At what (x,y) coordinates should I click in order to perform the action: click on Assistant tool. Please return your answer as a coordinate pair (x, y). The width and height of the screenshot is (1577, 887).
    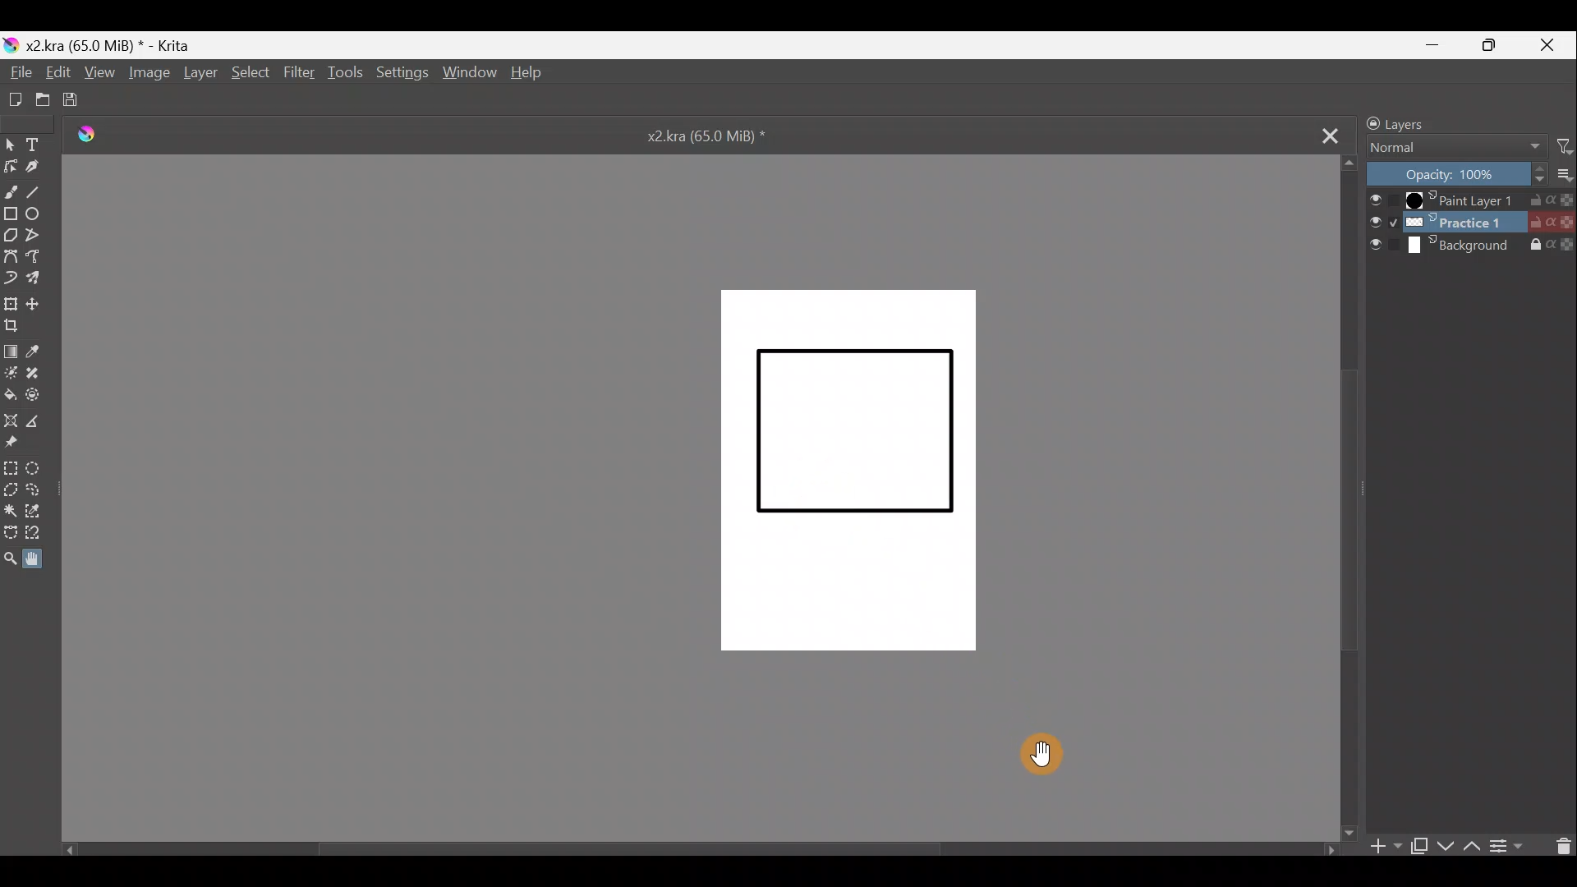
    Looking at the image, I should click on (11, 419).